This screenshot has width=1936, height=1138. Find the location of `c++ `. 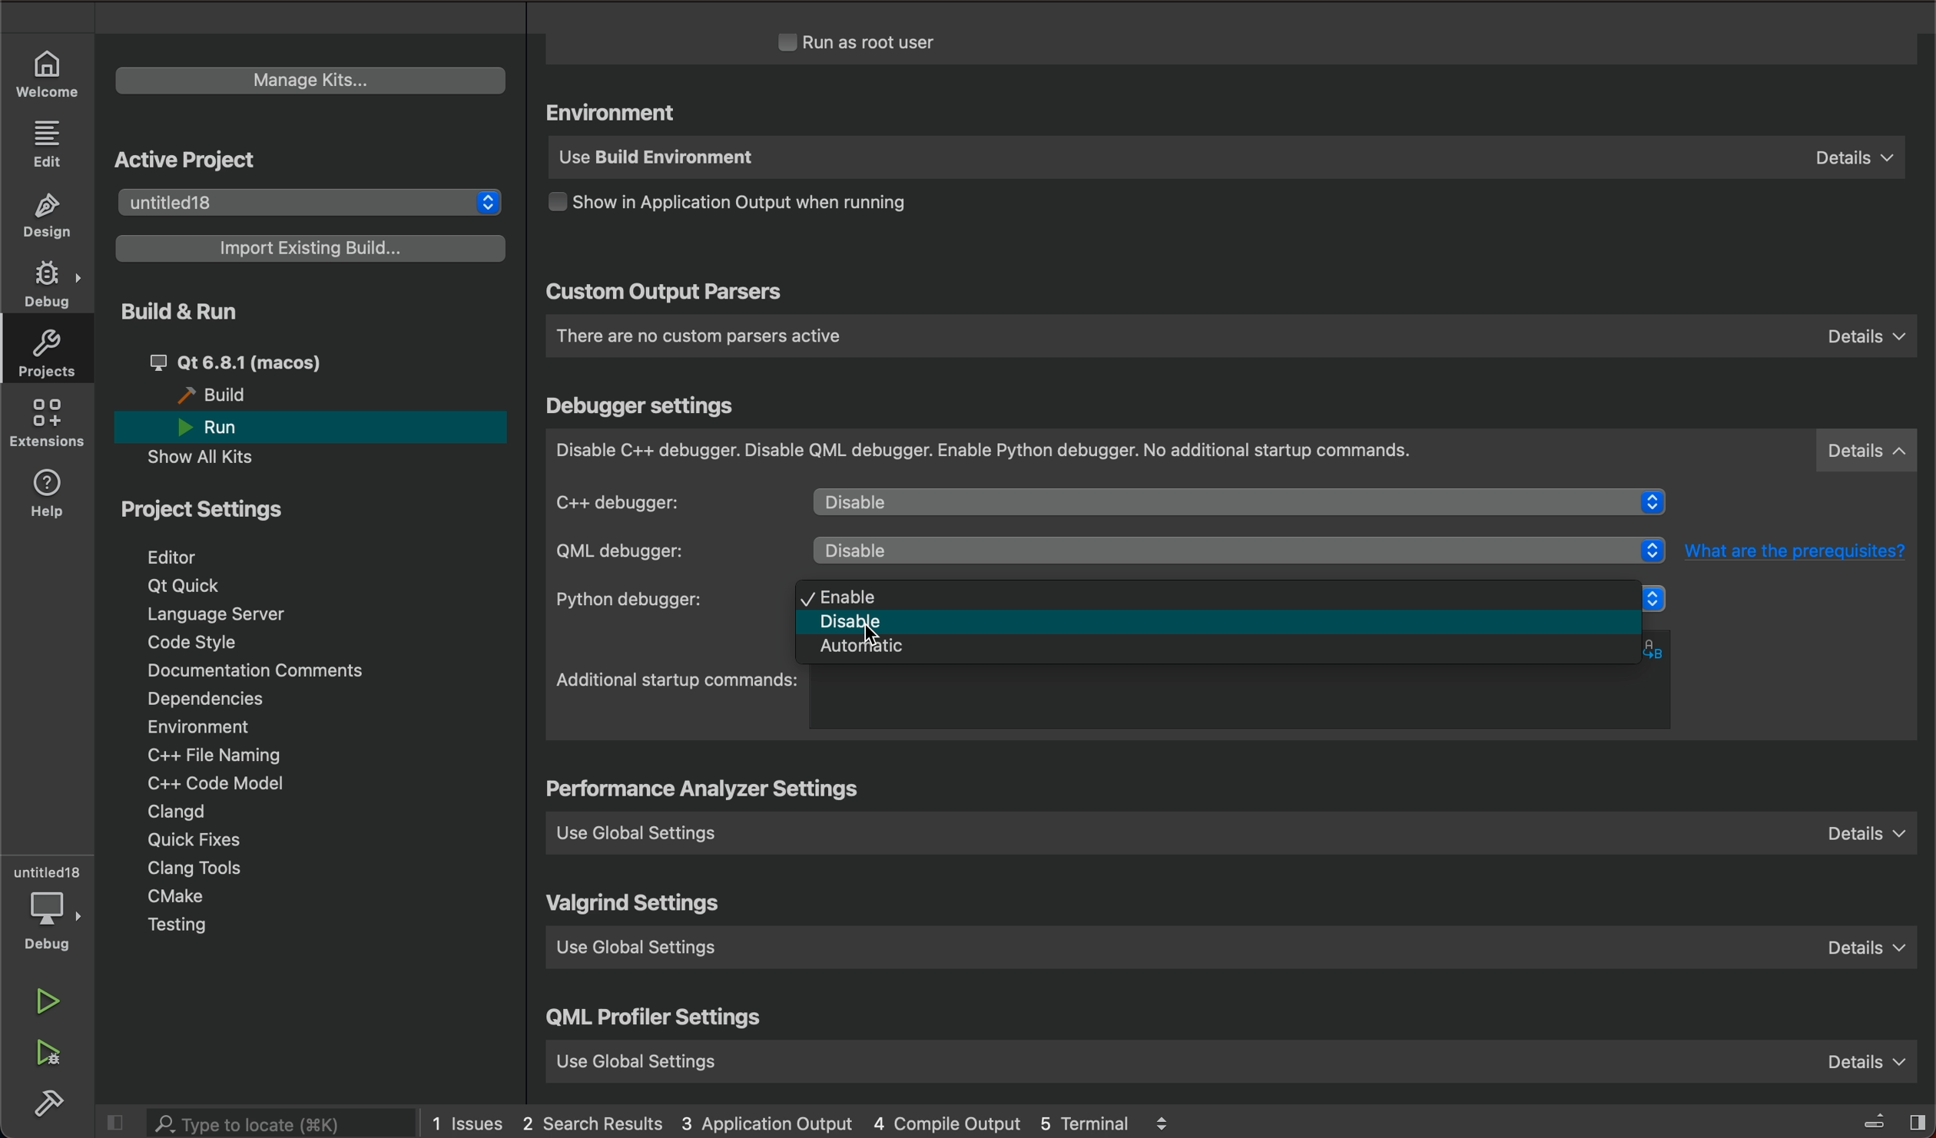

c++  is located at coordinates (662, 501).